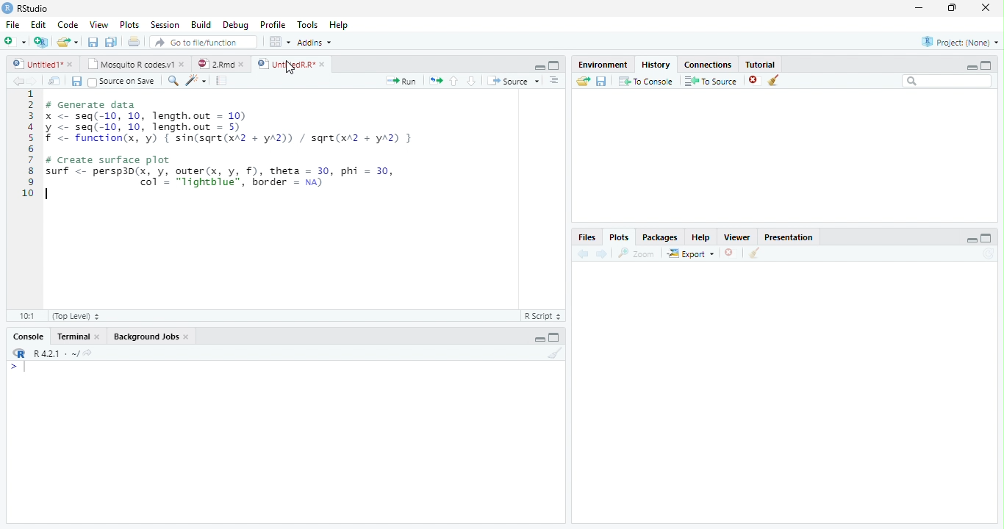 This screenshot has width=1004, height=529. What do you see at coordinates (110, 41) in the screenshot?
I see `Save all open documents` at bounding box center [110, 41].